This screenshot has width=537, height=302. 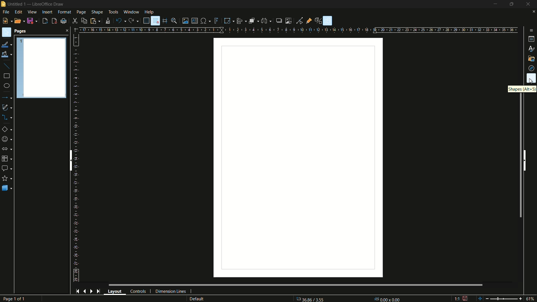 What do you see at coordinates (18, 12) in the screenshot?
I see `edit menu` at bounding box center [18, 12].